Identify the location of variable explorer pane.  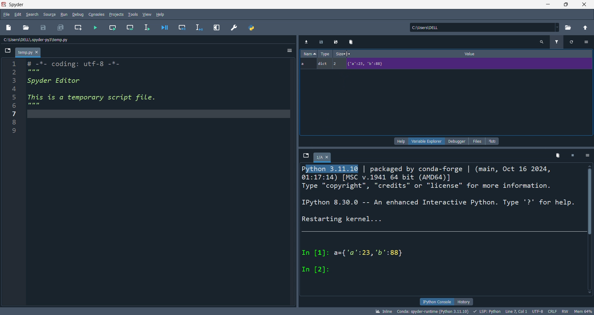
(447, 103).